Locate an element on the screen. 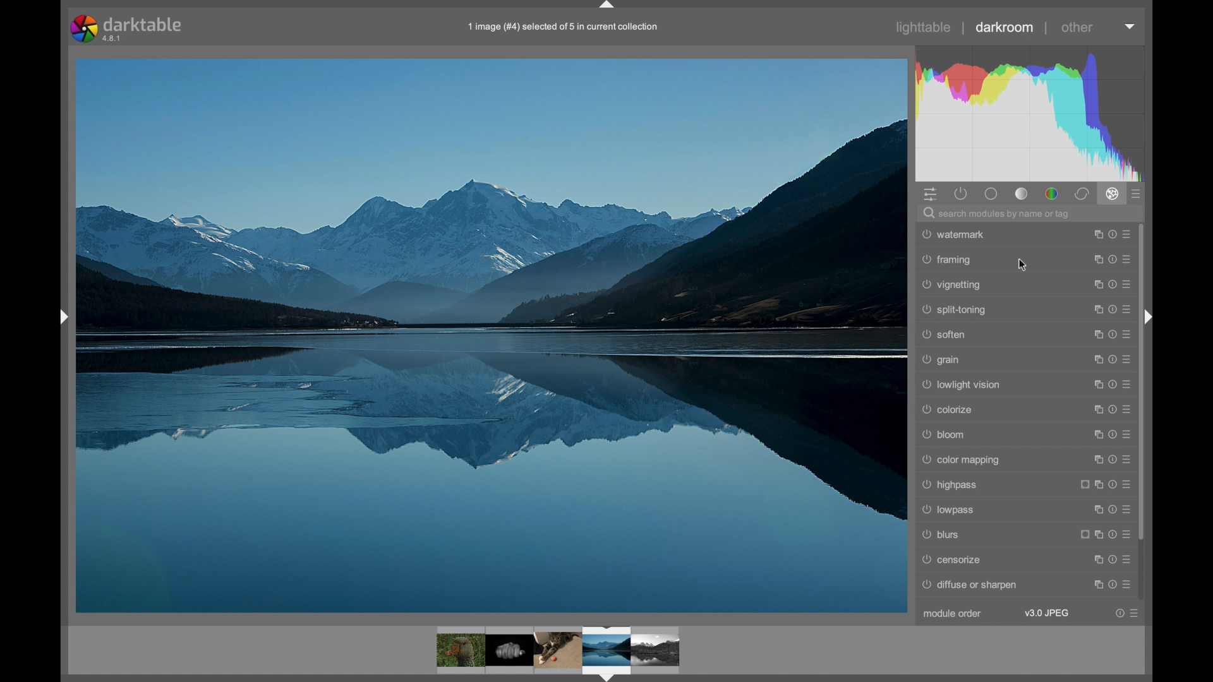  more options is located at coordinates (1112, 434).